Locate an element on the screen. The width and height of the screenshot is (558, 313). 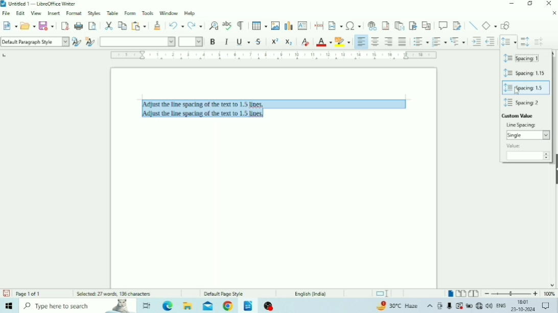
Check Spelling is located at coordinates (227, 25).